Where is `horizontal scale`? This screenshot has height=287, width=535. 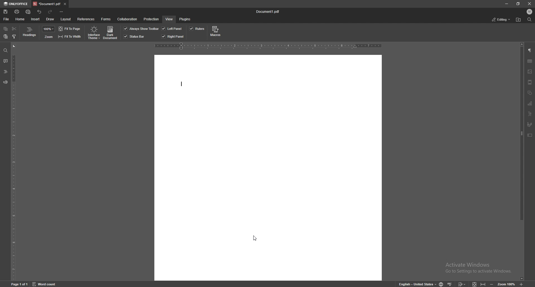 horizontal scale is located at coordinates (268, 46).